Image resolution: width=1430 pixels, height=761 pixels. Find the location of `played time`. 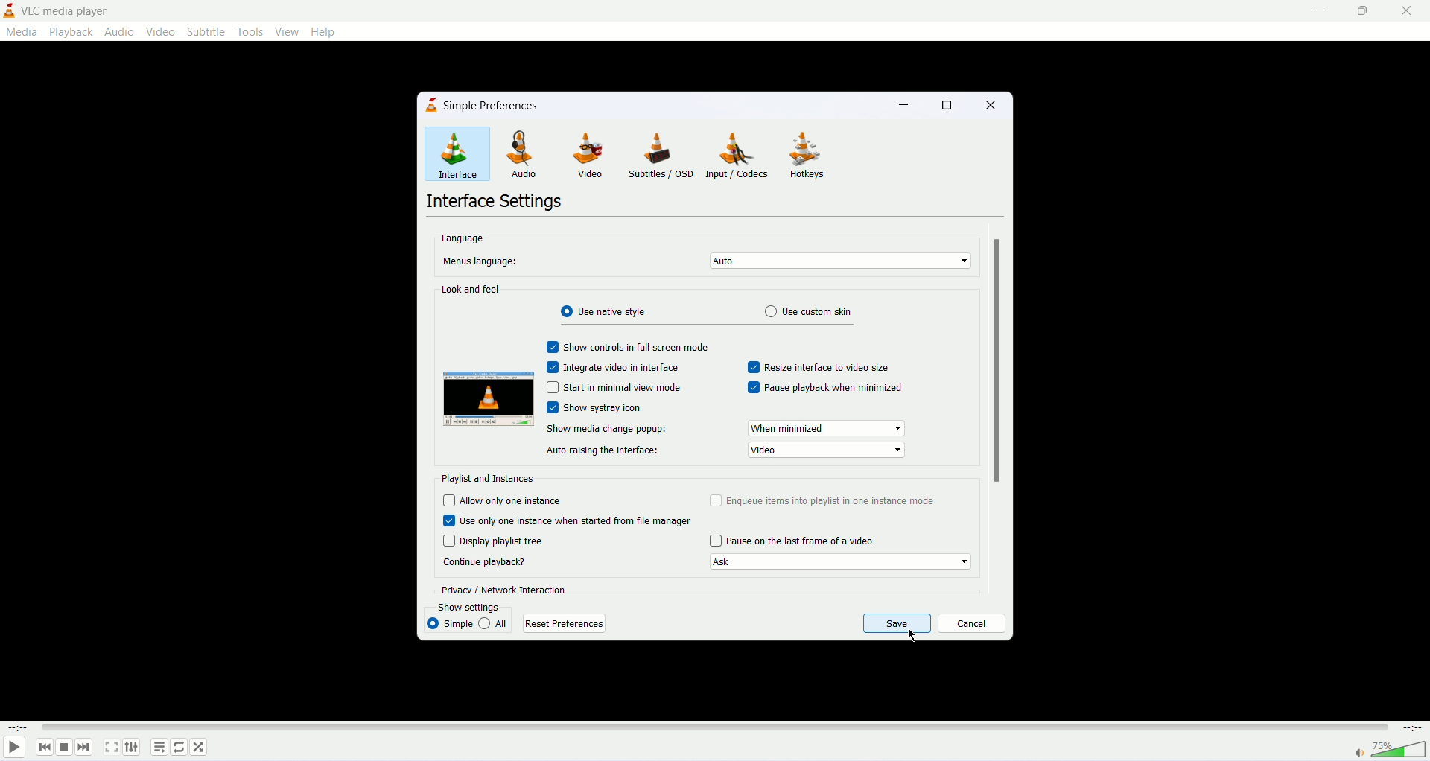

played time is located at coordinates (14, 729).